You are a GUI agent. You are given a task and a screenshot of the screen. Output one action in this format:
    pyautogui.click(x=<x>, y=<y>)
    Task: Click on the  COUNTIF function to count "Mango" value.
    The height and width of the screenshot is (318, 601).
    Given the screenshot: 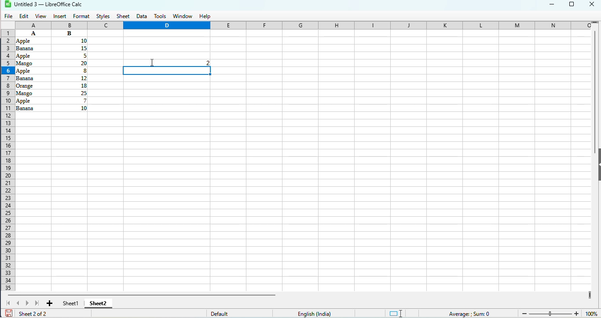 What is the action you would take?
    pyautogui.click(x=167, y=63)
    